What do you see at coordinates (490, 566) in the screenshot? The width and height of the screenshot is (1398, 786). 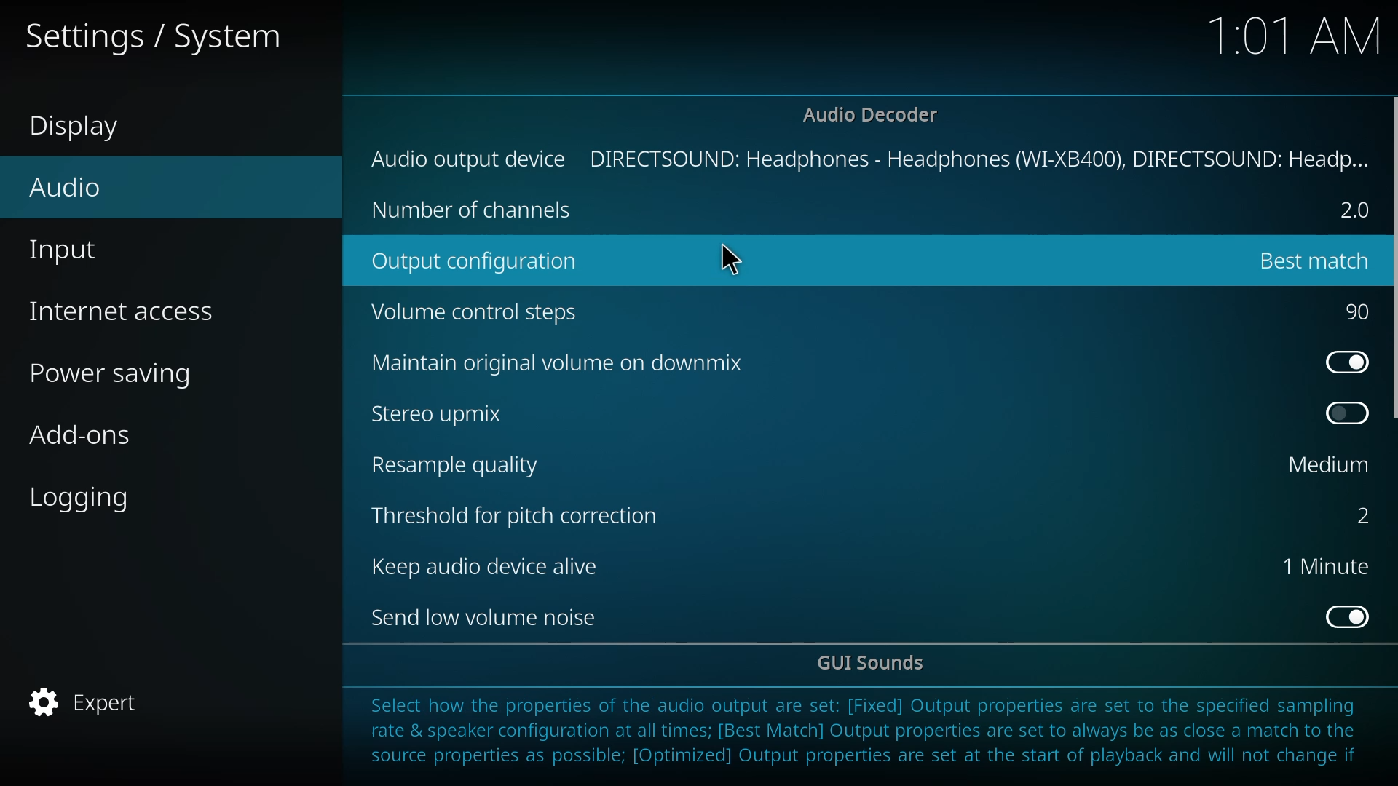 I see `keep audio` at bounding box center [490, 566].